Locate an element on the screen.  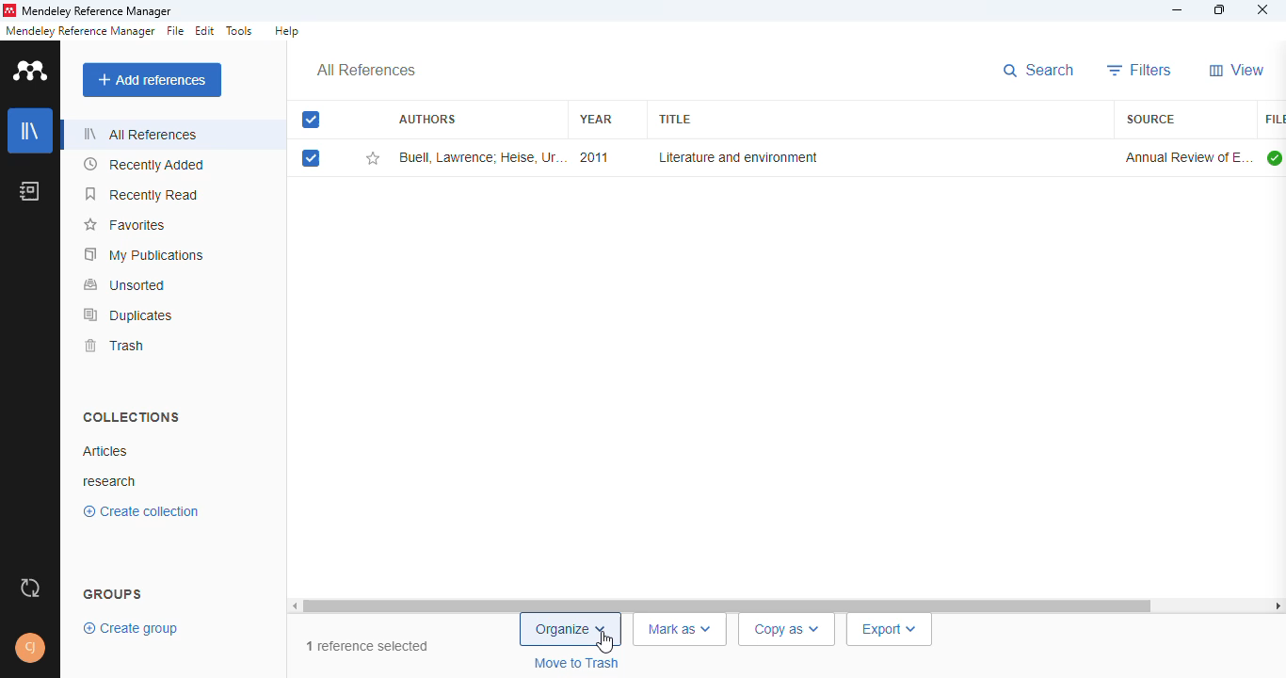
duplicates is located at coordinates (129, 315).